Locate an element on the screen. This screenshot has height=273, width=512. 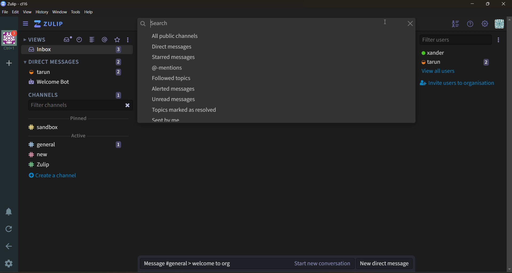
organisation  Ctrl+1 is located at coordinates (11, 41).